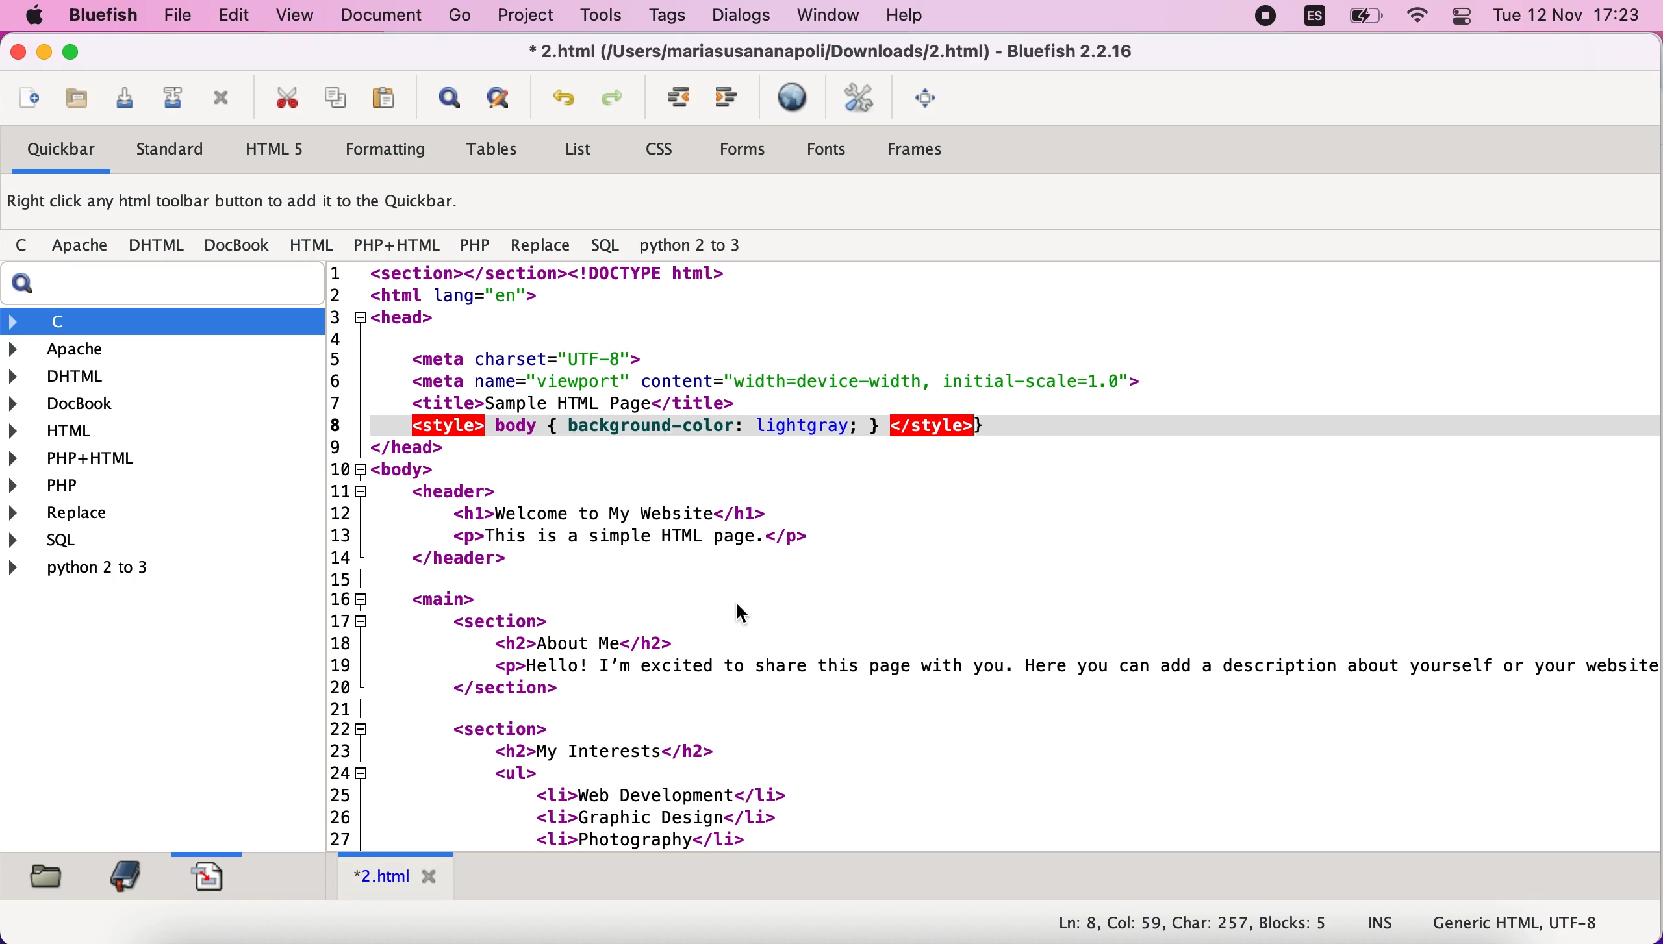 The width and height of the screenshot is (1663, 944). Describe the element at coordinates (388, 98) in the screenshot. I see `paste` at that location.